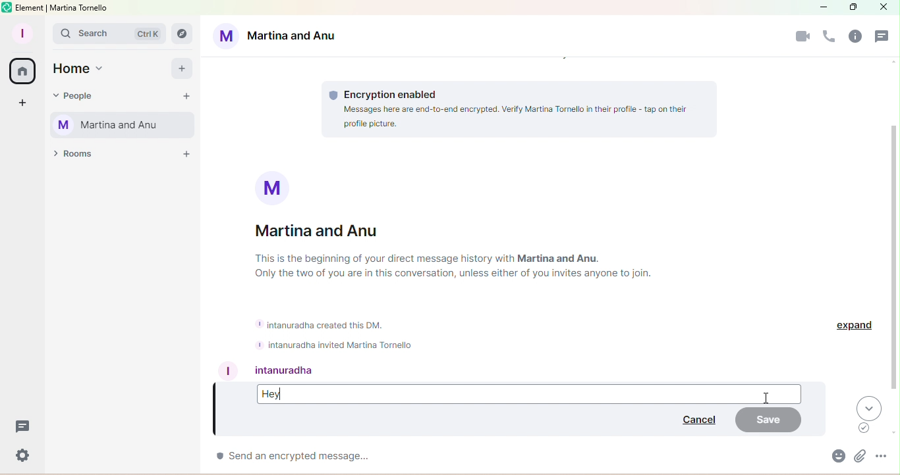 The width and height of the screenshot is (900, 475). I want to click on Cancel, so click(696, 422).